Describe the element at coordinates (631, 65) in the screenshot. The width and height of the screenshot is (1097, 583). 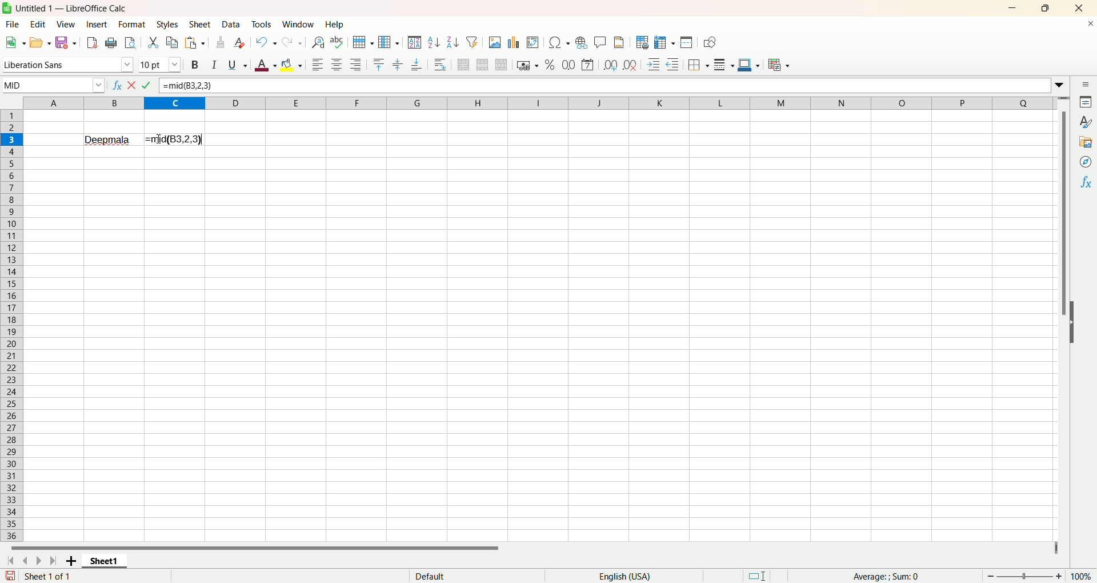
I see `Delete decimal place` at that location.